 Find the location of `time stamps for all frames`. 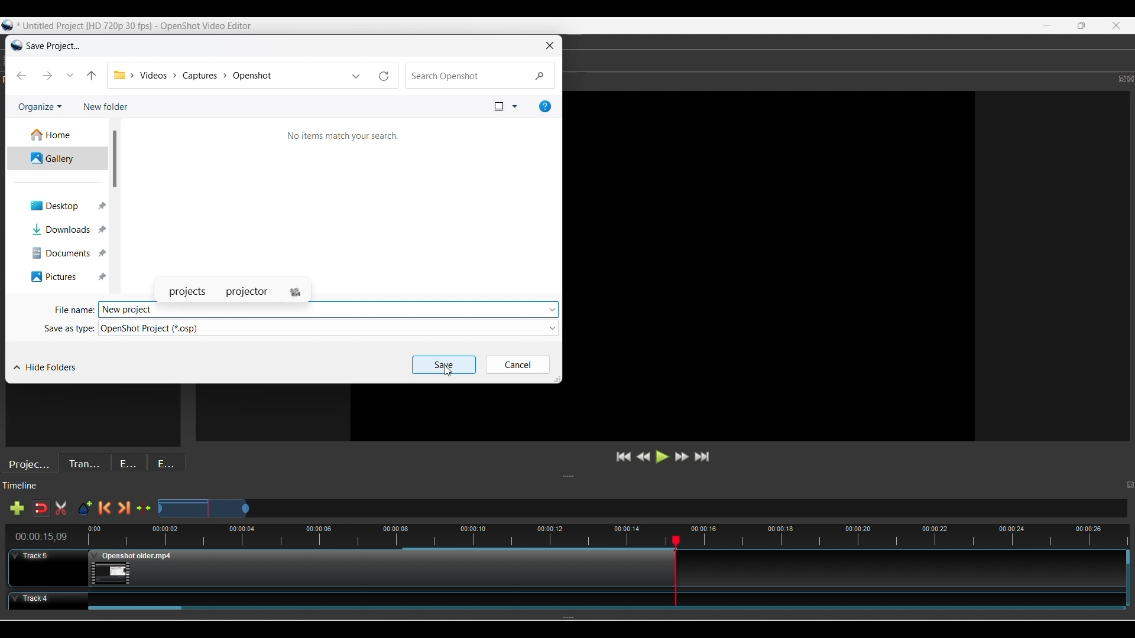

time stamps for all frames is located at coordinates (910, 535).